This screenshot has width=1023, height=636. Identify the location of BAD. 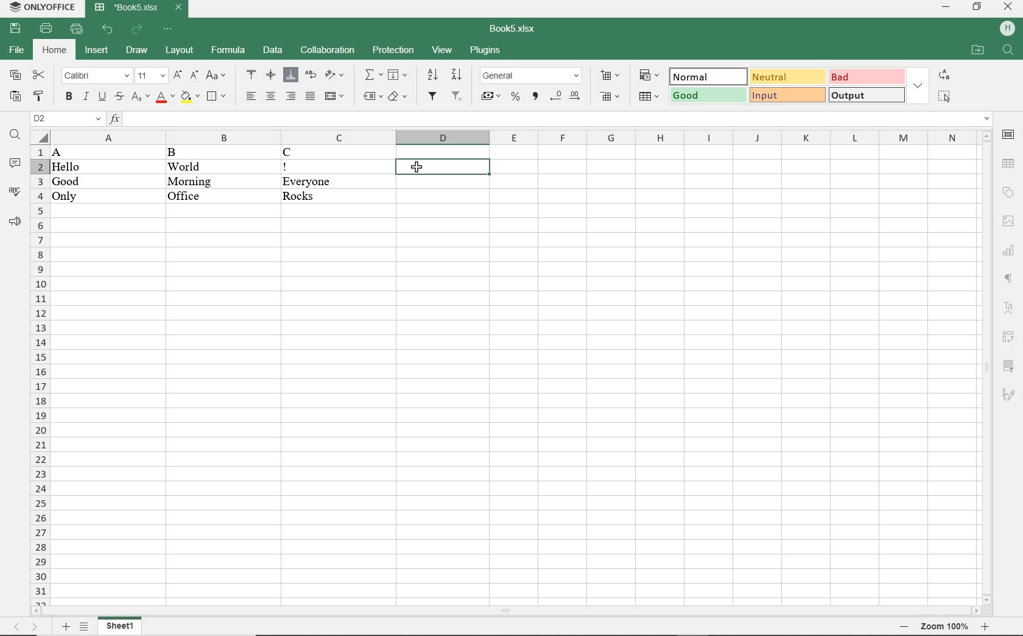
(867, 77).